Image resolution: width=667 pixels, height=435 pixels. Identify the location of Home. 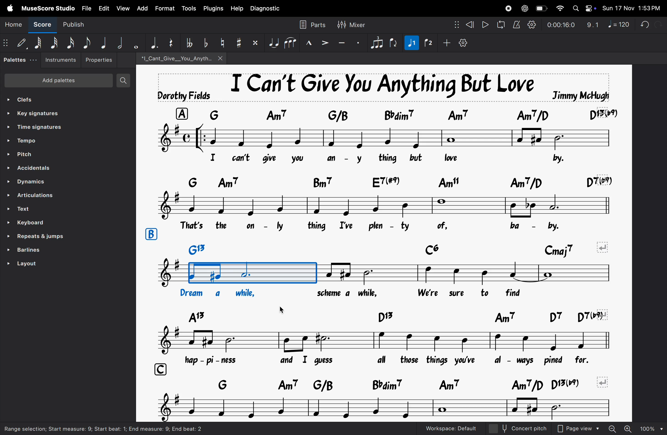
(14, 24).